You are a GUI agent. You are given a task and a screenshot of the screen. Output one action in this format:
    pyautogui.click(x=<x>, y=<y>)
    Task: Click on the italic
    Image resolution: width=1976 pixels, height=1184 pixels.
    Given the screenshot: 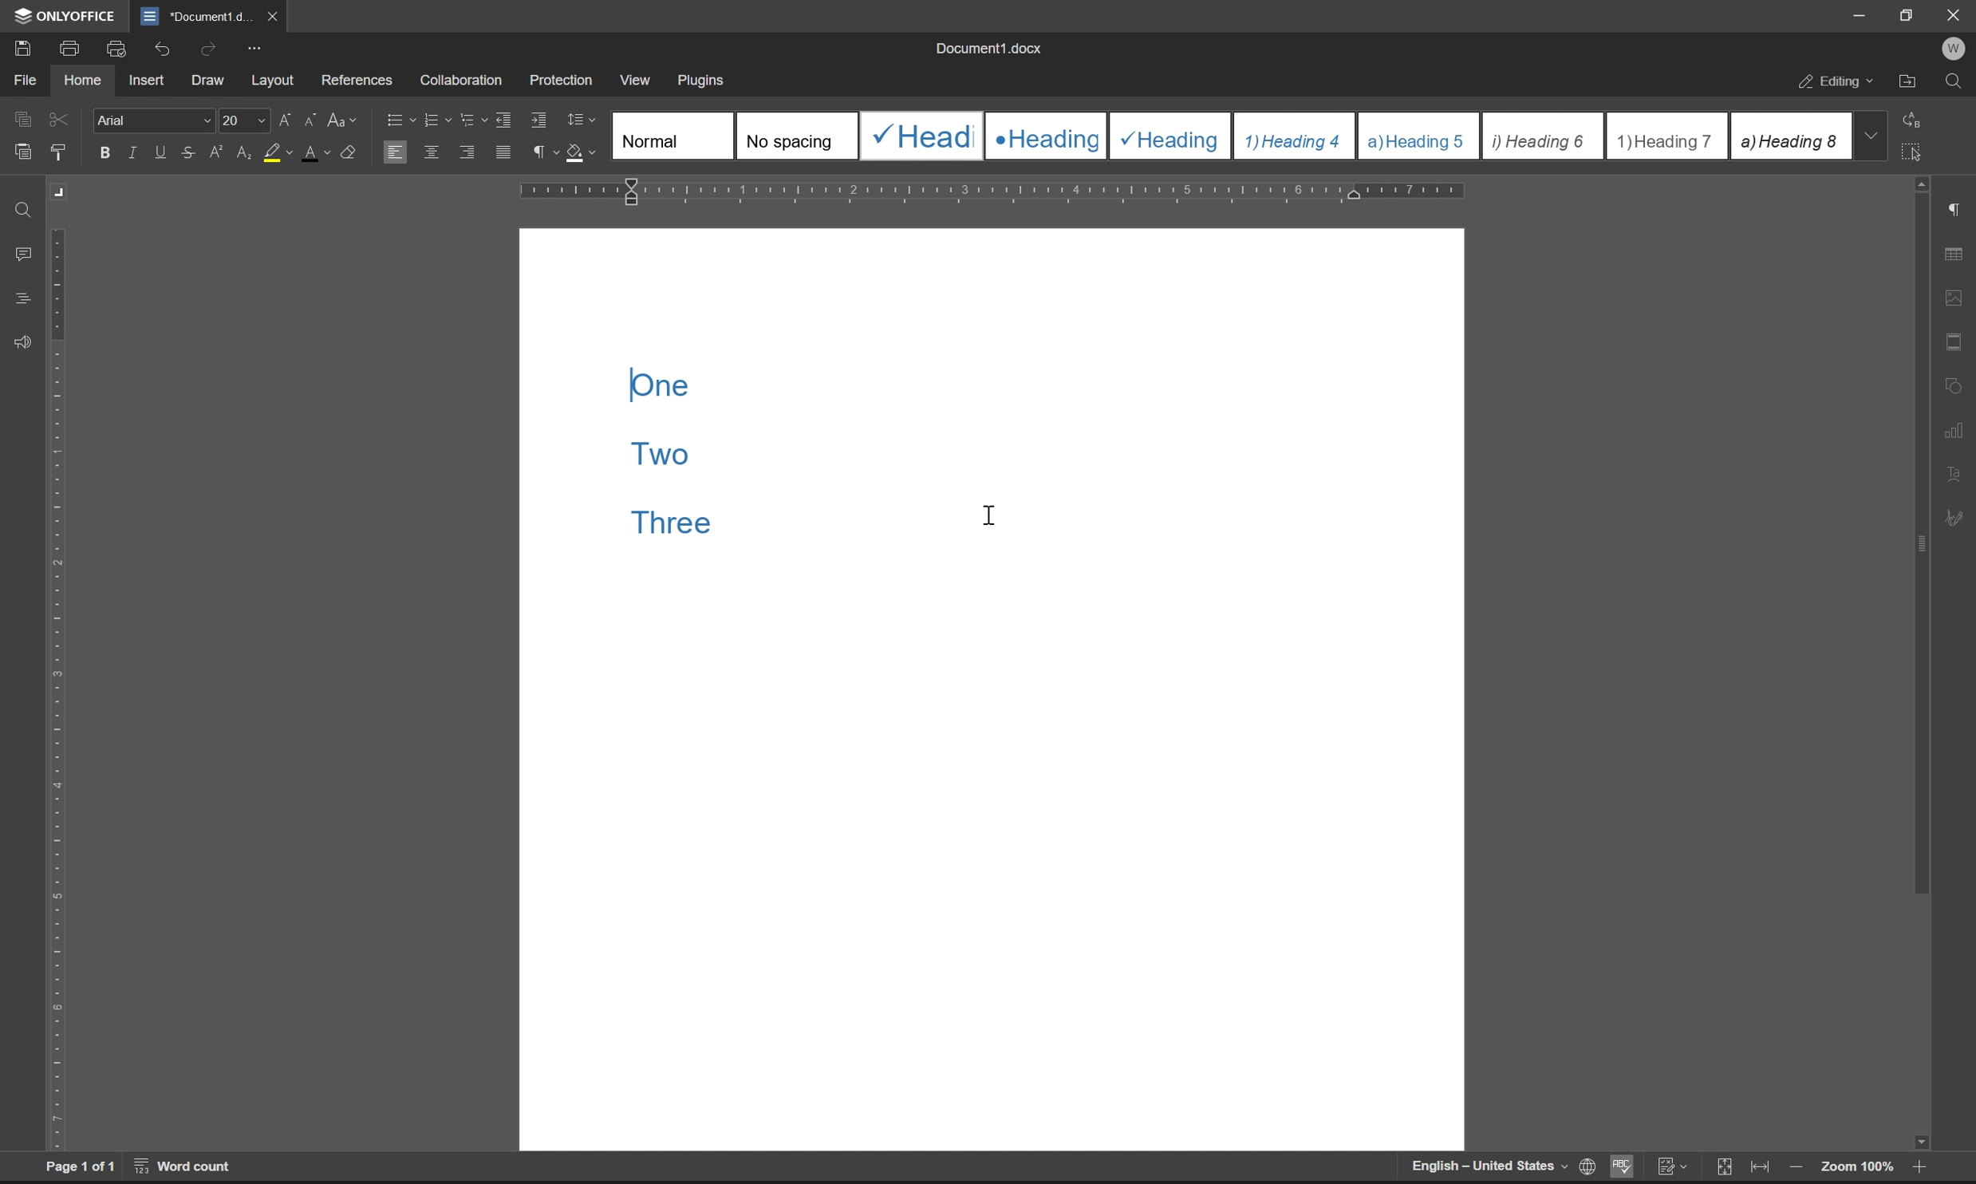 What is the action you would take?
    pyautogui.click(x=135, y=152)
    